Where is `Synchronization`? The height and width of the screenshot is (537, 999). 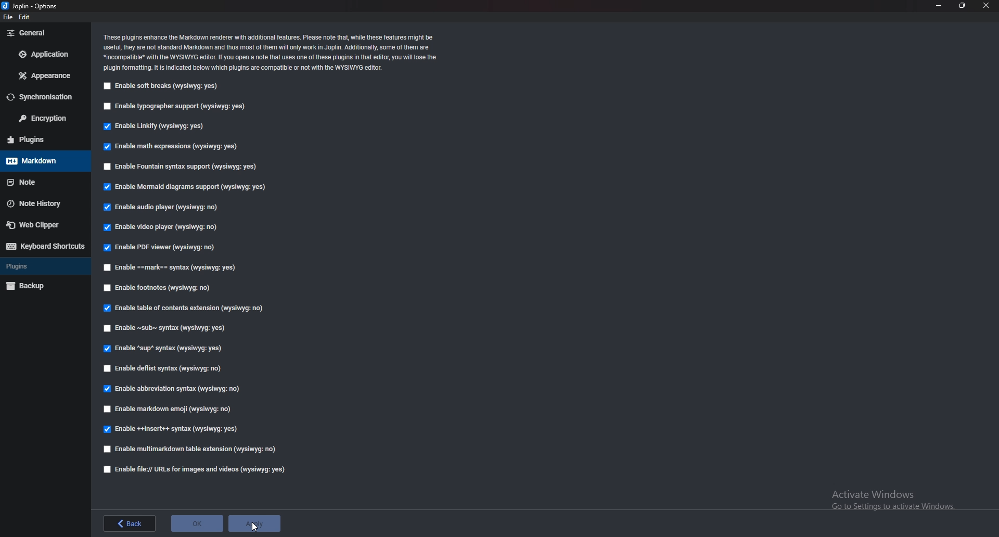 Synchronization is located at coordinates (45, 98).